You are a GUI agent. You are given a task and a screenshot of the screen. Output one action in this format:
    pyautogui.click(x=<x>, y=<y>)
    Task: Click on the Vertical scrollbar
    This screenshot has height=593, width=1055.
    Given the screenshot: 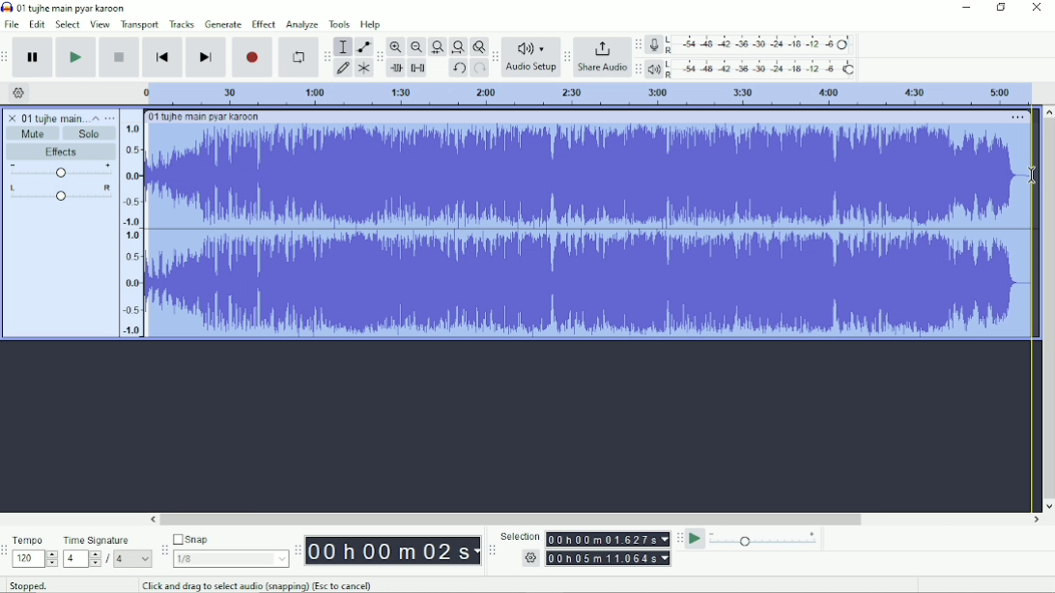 What is the action you would take?
    pyautogui.click(x=1048, y=308)
    